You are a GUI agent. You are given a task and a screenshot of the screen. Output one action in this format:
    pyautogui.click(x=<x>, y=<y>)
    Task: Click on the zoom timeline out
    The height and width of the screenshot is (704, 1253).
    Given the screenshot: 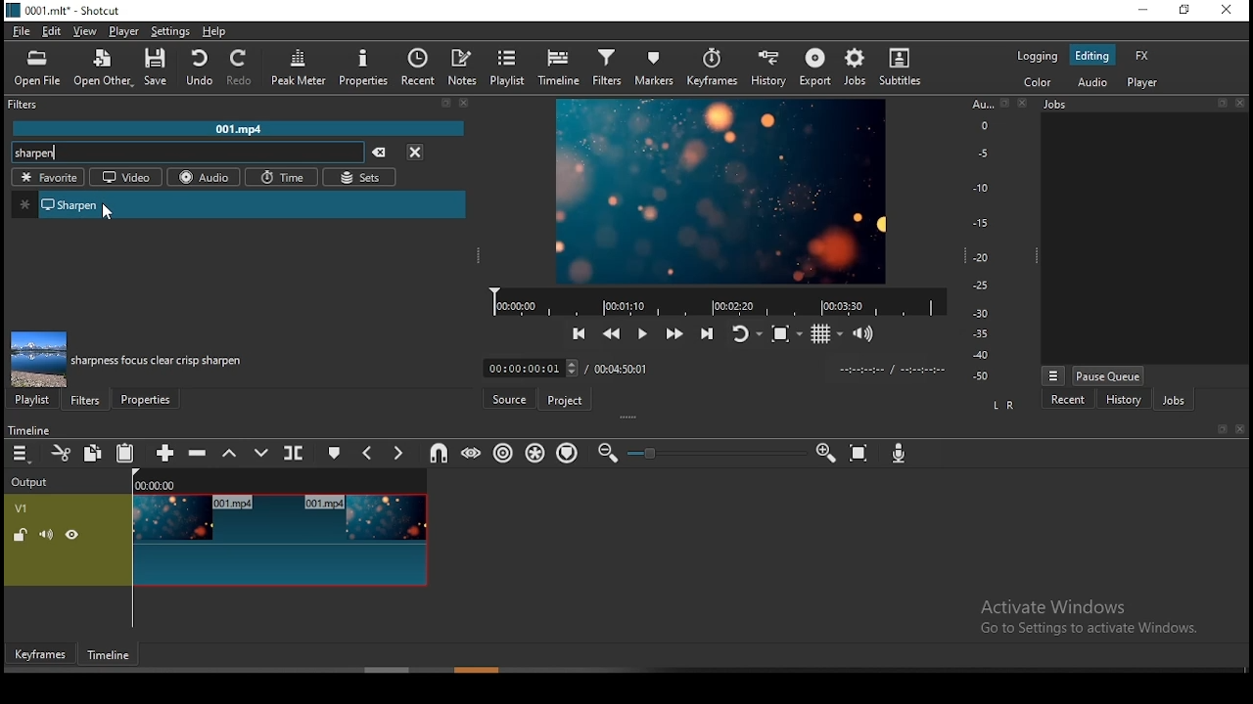 What is the action you would take?
    pyautogui.click(x=607, y=454)
    